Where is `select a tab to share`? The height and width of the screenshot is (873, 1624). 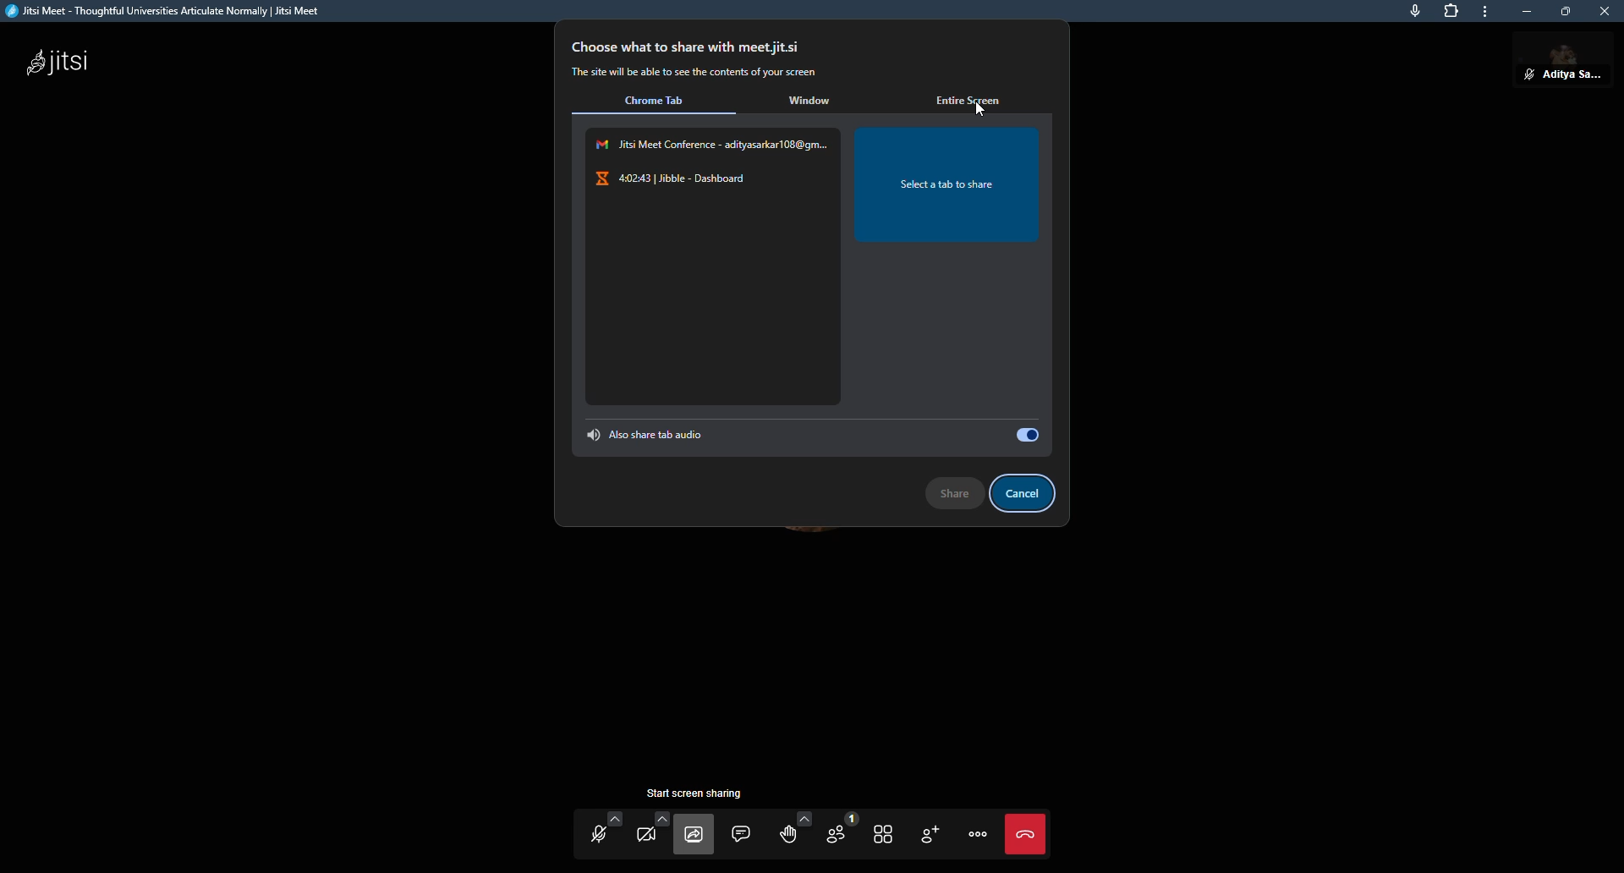
select a tab to share is located at coordinates (946, 184).